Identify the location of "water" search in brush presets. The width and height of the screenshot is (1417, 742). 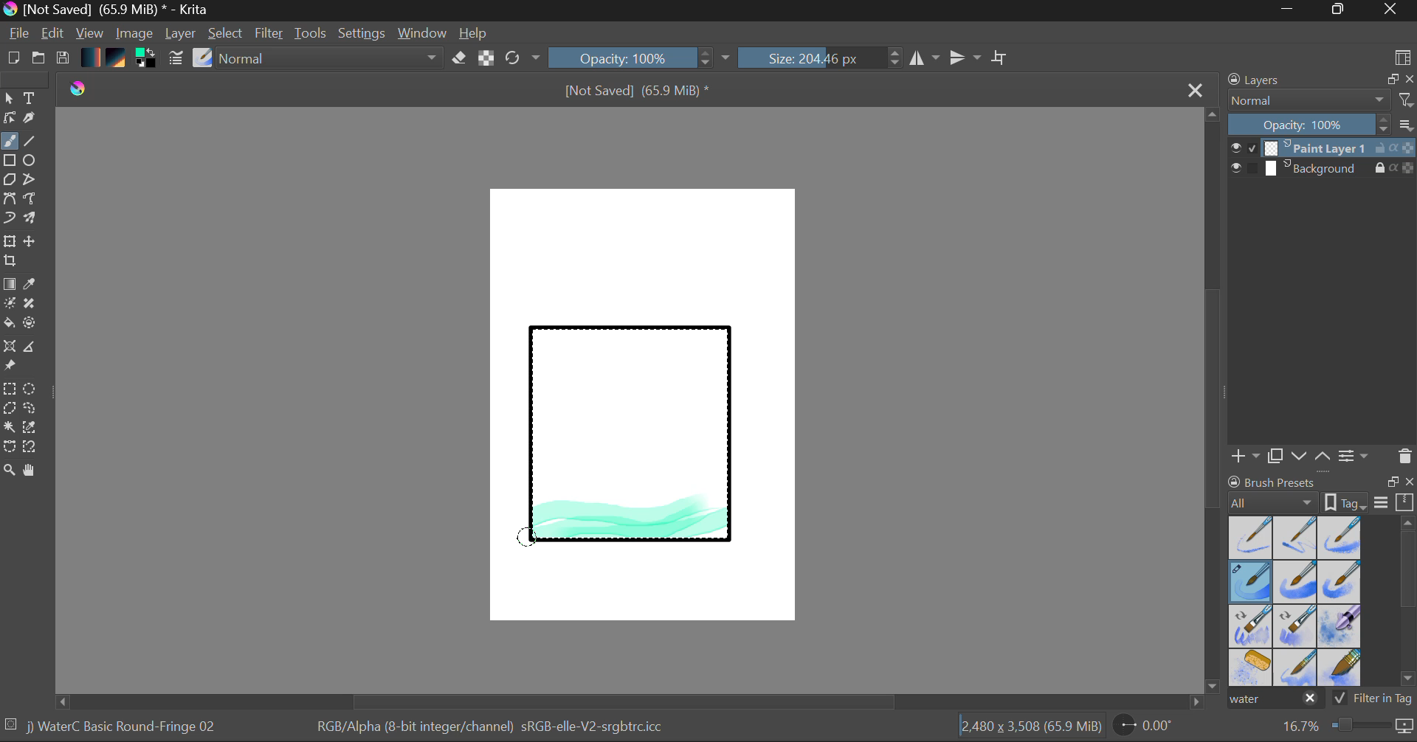
(1274, 701).